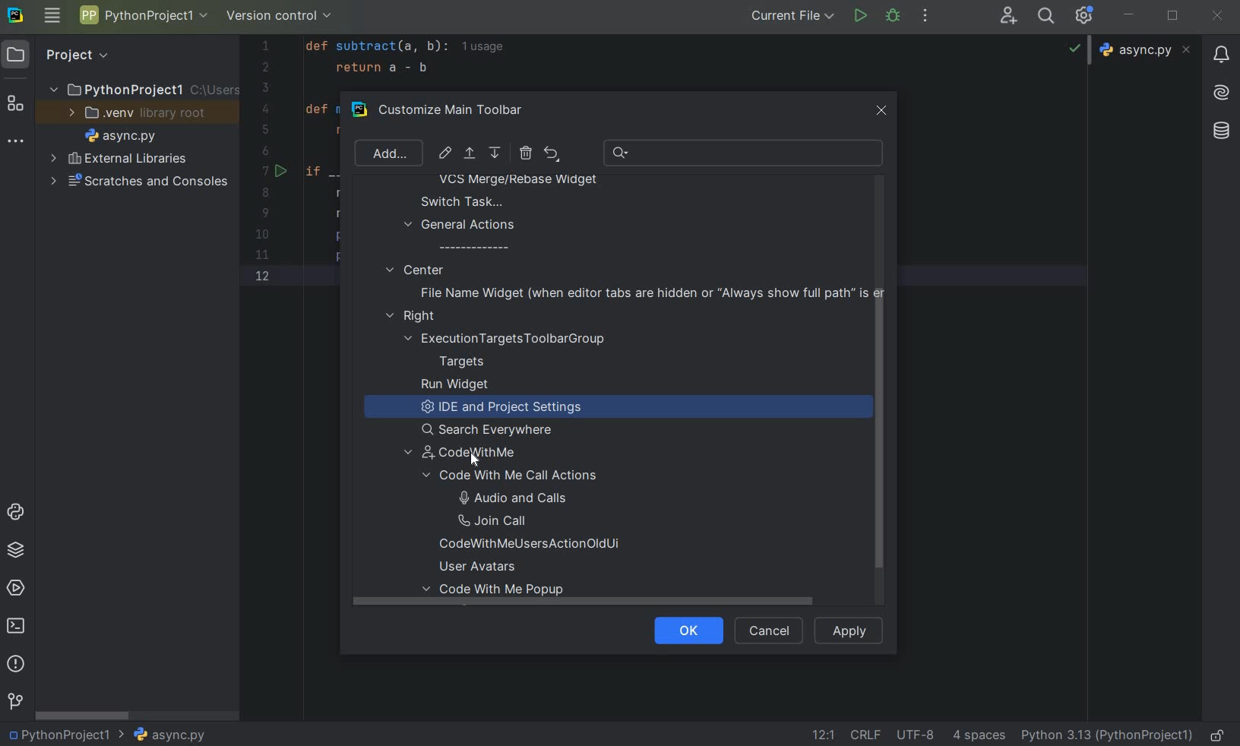 The image size is (1240, 746). Describe the element at coordinates (472, 362) in the screenshot. I see `targets` at that location.